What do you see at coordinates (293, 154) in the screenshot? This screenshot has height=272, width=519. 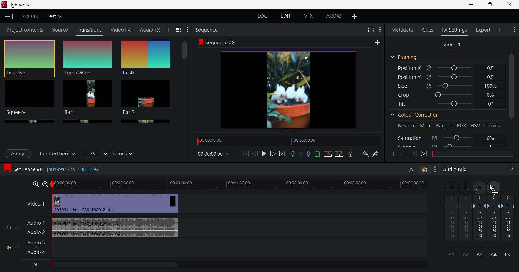 I see `Mark In` at bounding box center [293, 154].